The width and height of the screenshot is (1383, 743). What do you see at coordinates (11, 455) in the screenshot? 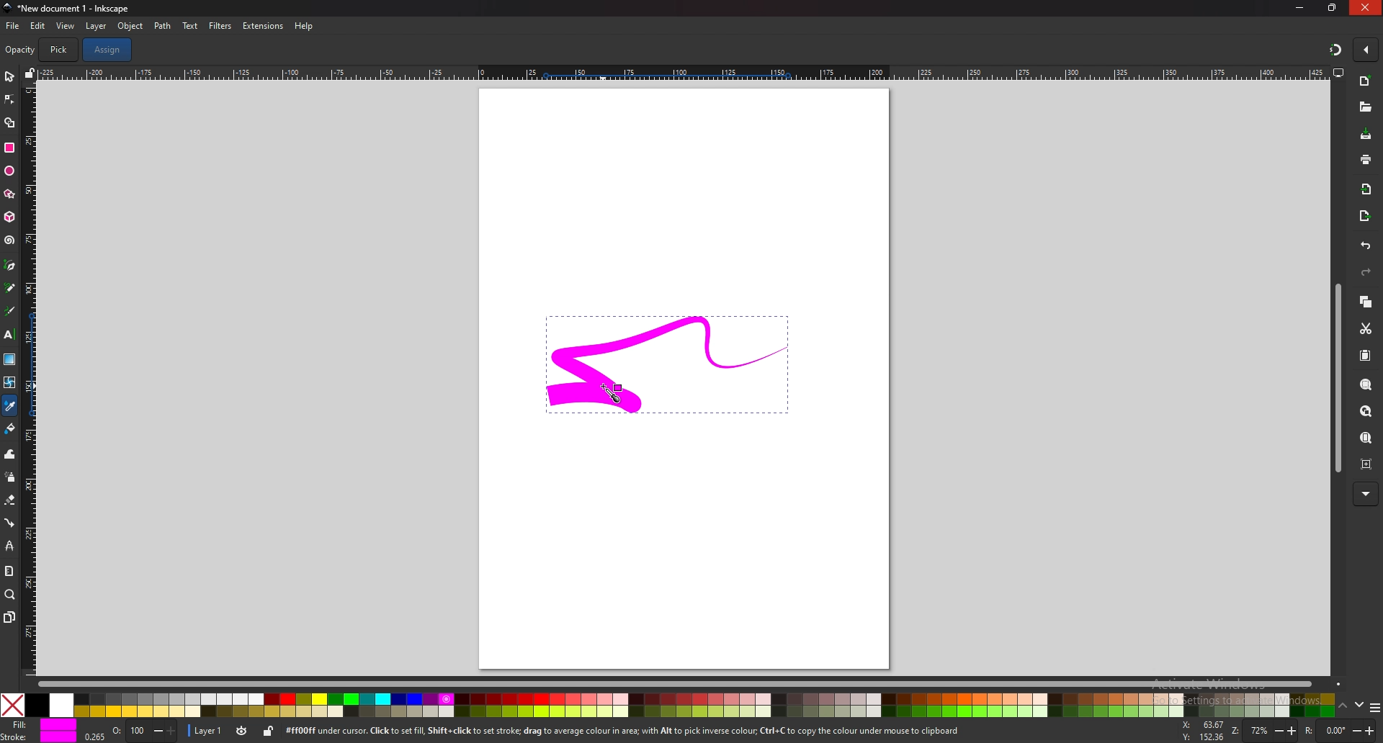
I see `tweak` at bounding box center [11, 455].